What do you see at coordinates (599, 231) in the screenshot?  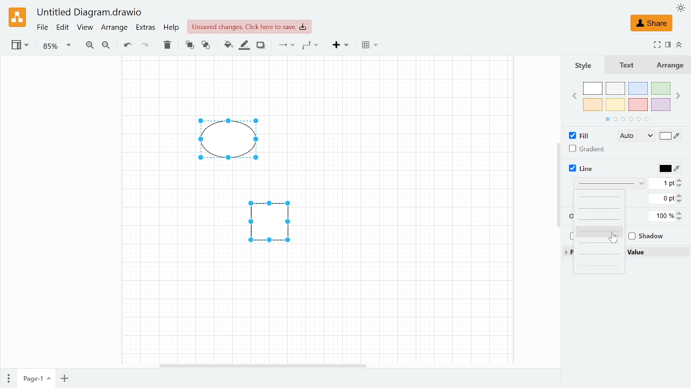 I see `Dashed 3` at bounding box center [599, 231].